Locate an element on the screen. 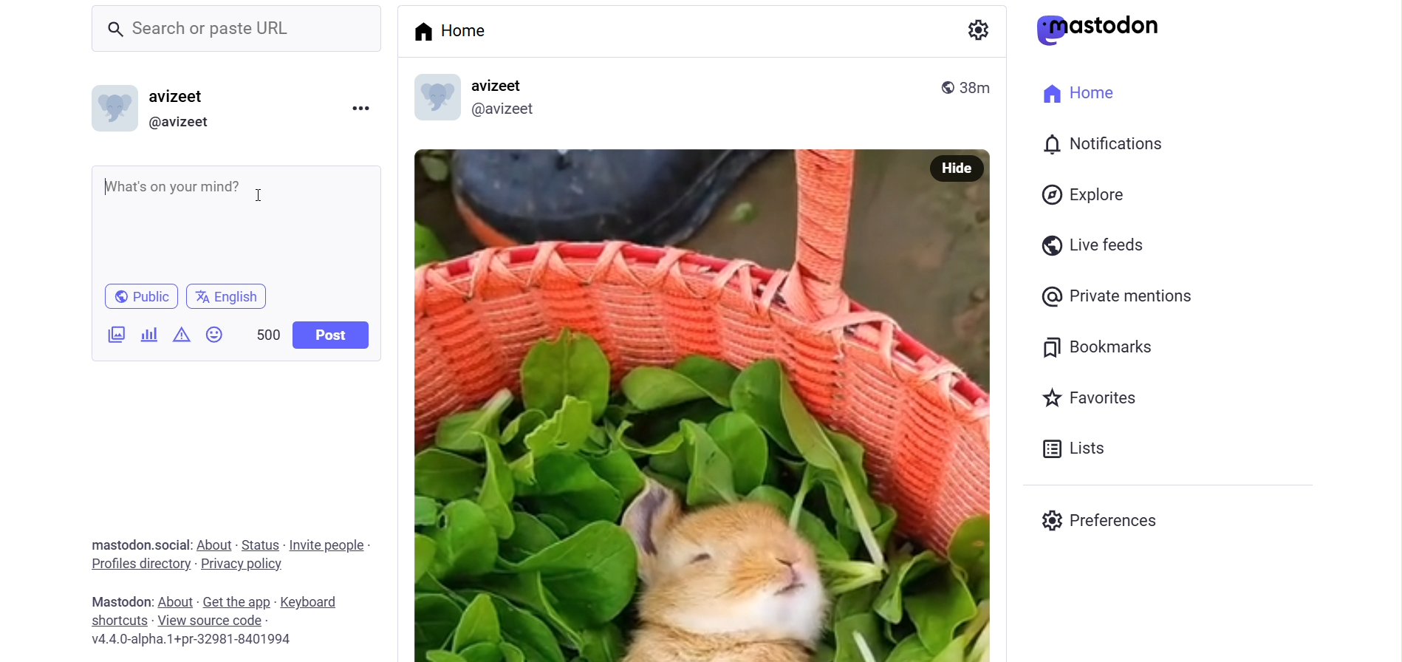  Add Poll is located at coordinates (149, 333).